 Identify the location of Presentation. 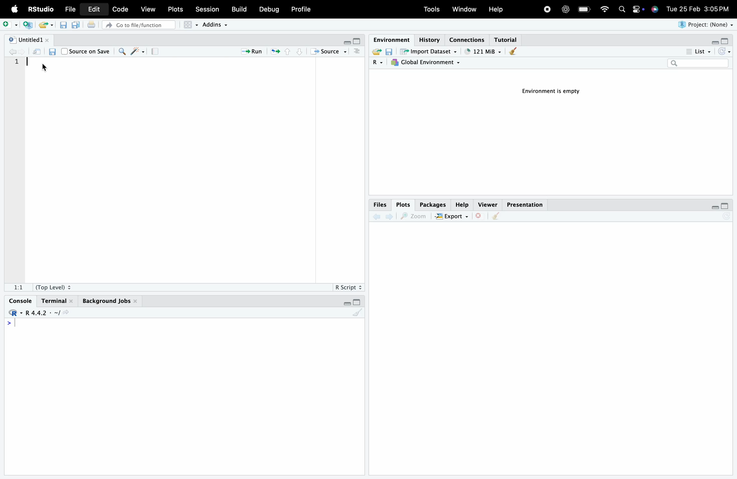
(525, 205).